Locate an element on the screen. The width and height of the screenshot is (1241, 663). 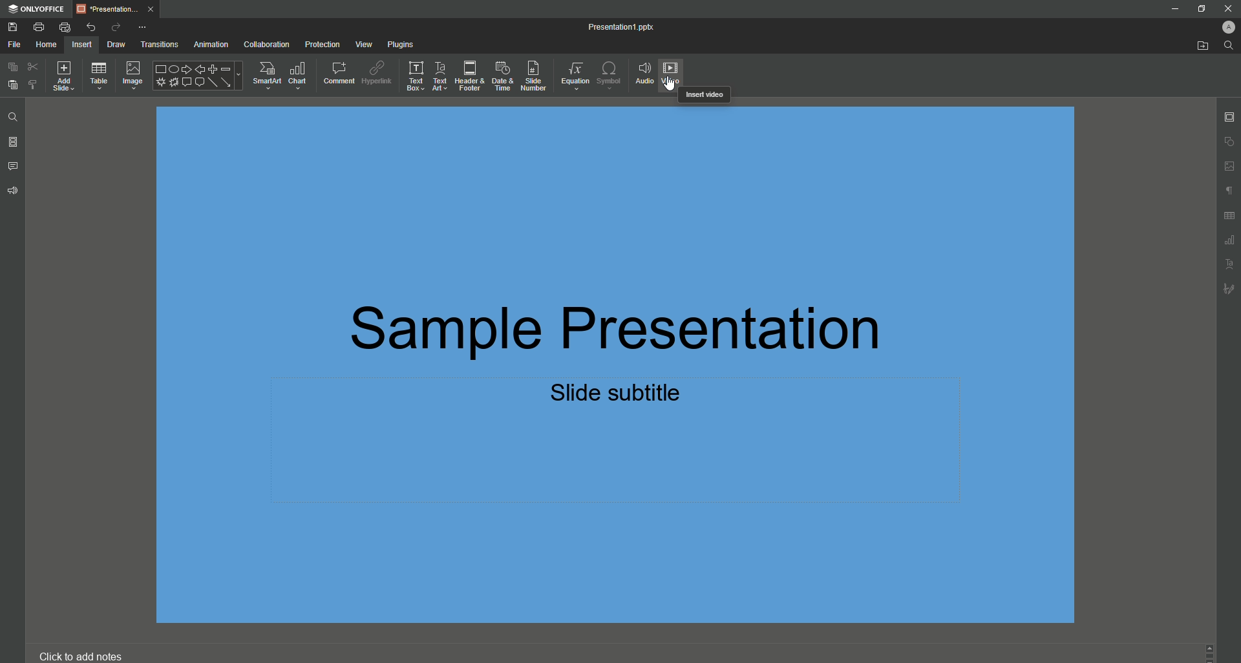
Profile is located at coordinates (1224, 26).